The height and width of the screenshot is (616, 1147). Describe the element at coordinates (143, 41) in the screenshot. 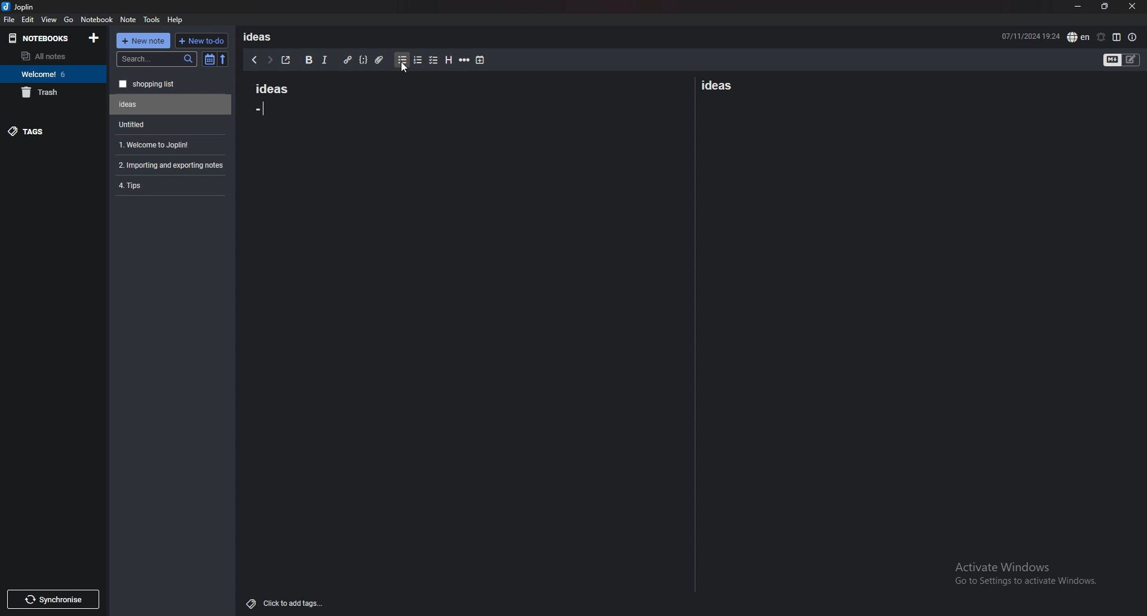

I see `new note` at that location.